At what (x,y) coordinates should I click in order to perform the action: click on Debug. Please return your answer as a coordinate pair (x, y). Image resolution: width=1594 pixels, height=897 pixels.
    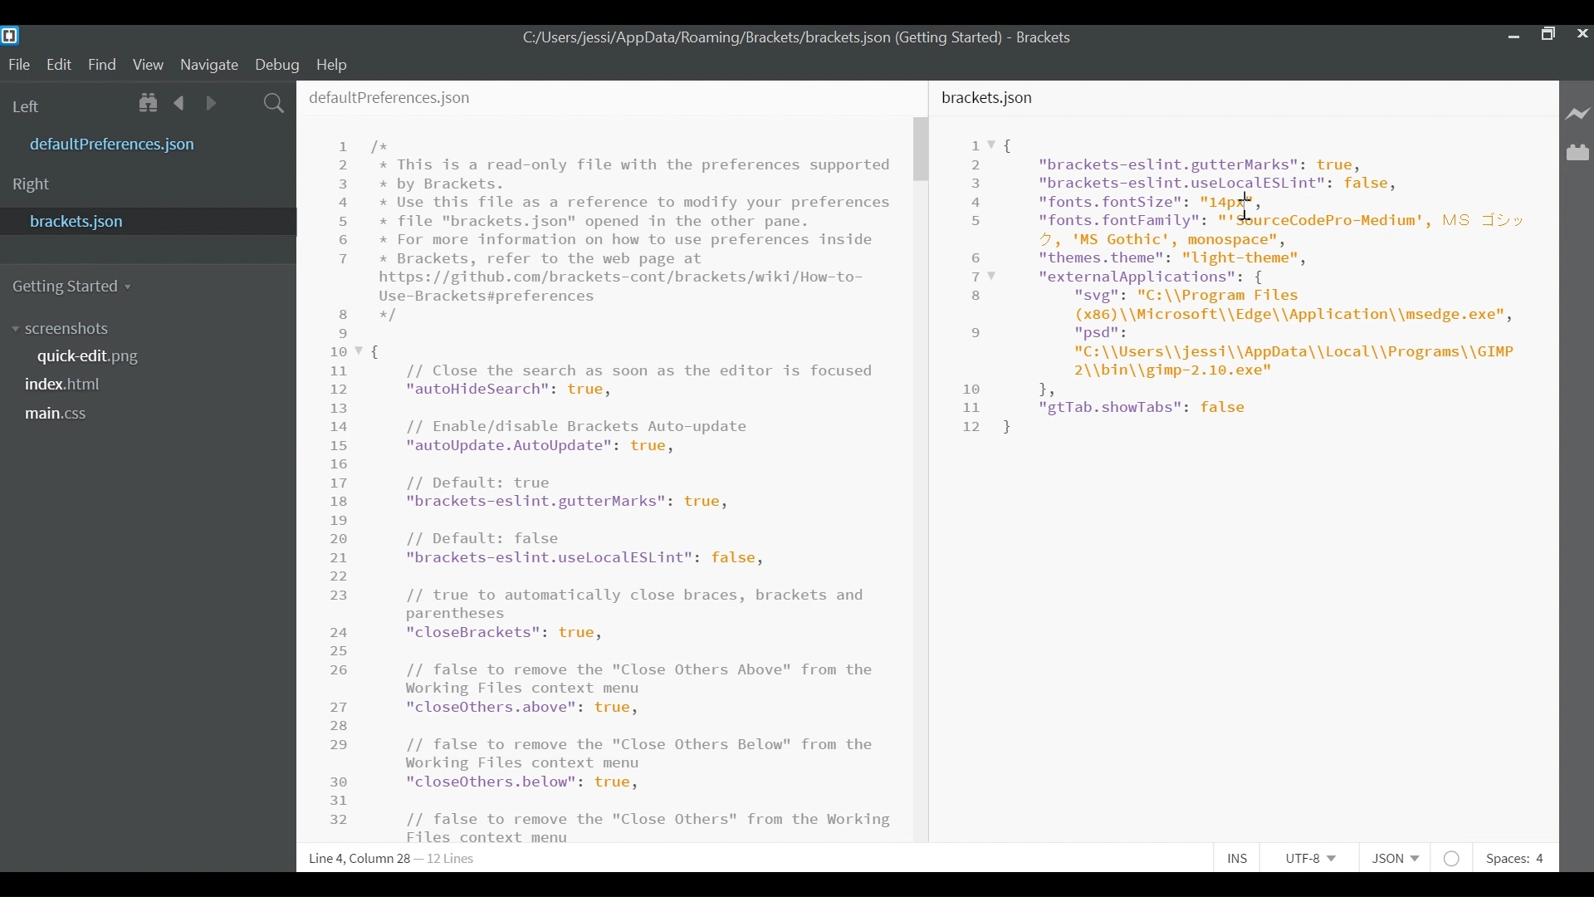
    Looking at the image, I should click on (276, 65).